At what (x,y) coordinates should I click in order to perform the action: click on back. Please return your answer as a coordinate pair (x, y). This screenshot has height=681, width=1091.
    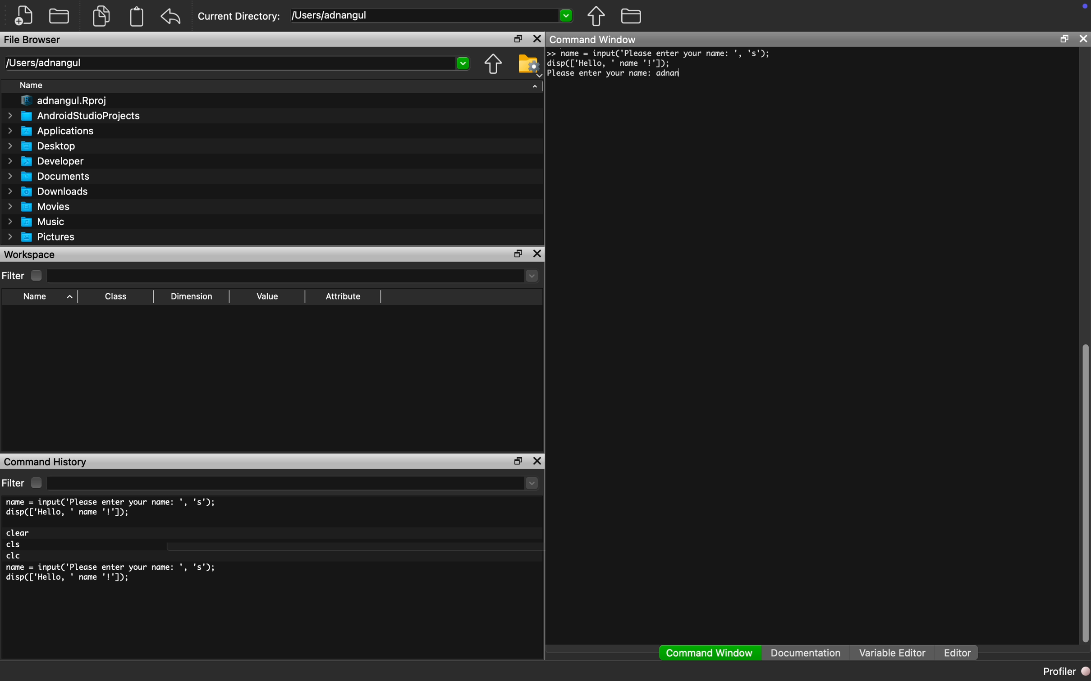
    Looking at the image, I should click on (171, 16).